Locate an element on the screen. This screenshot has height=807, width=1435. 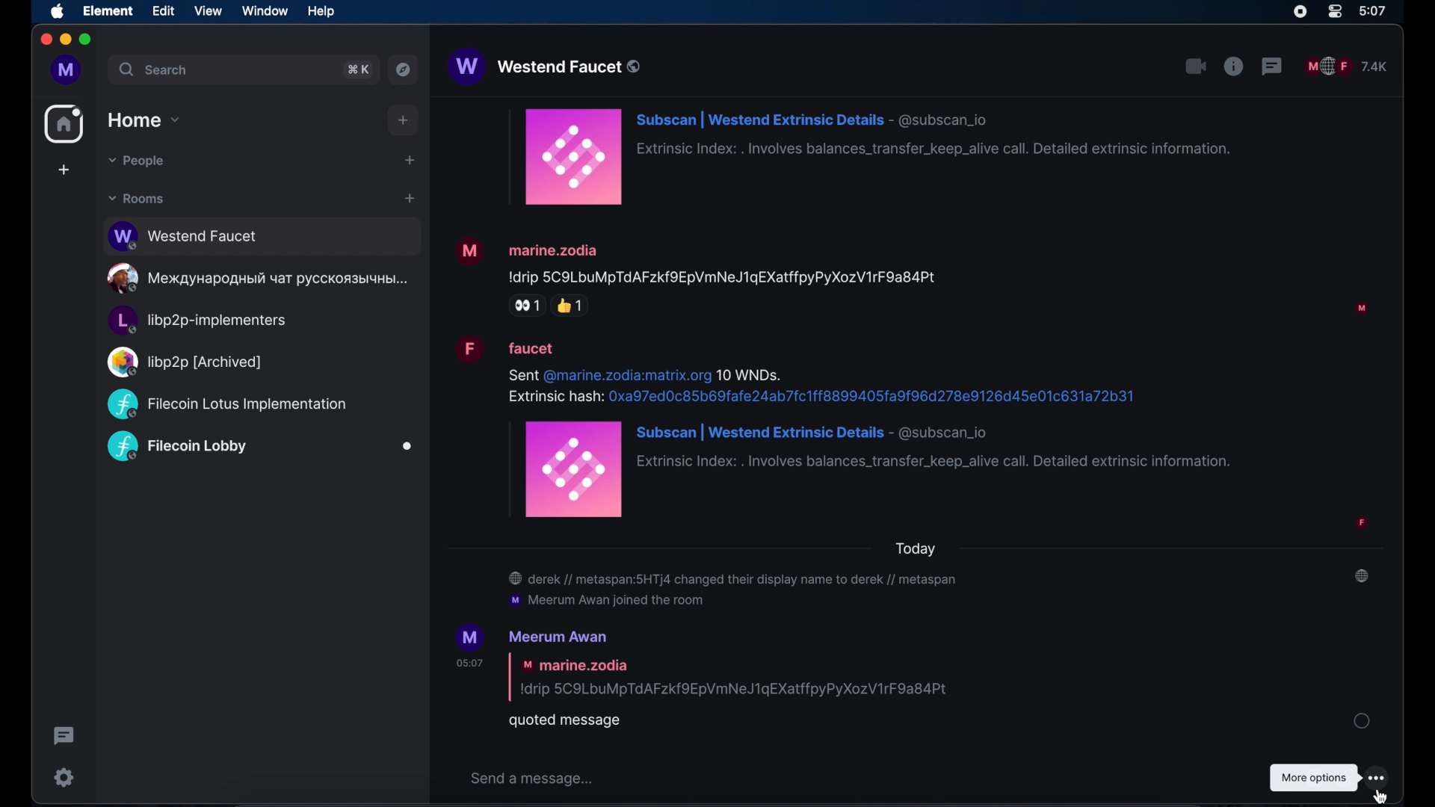
cursor is located at coordinates (1381, 795).